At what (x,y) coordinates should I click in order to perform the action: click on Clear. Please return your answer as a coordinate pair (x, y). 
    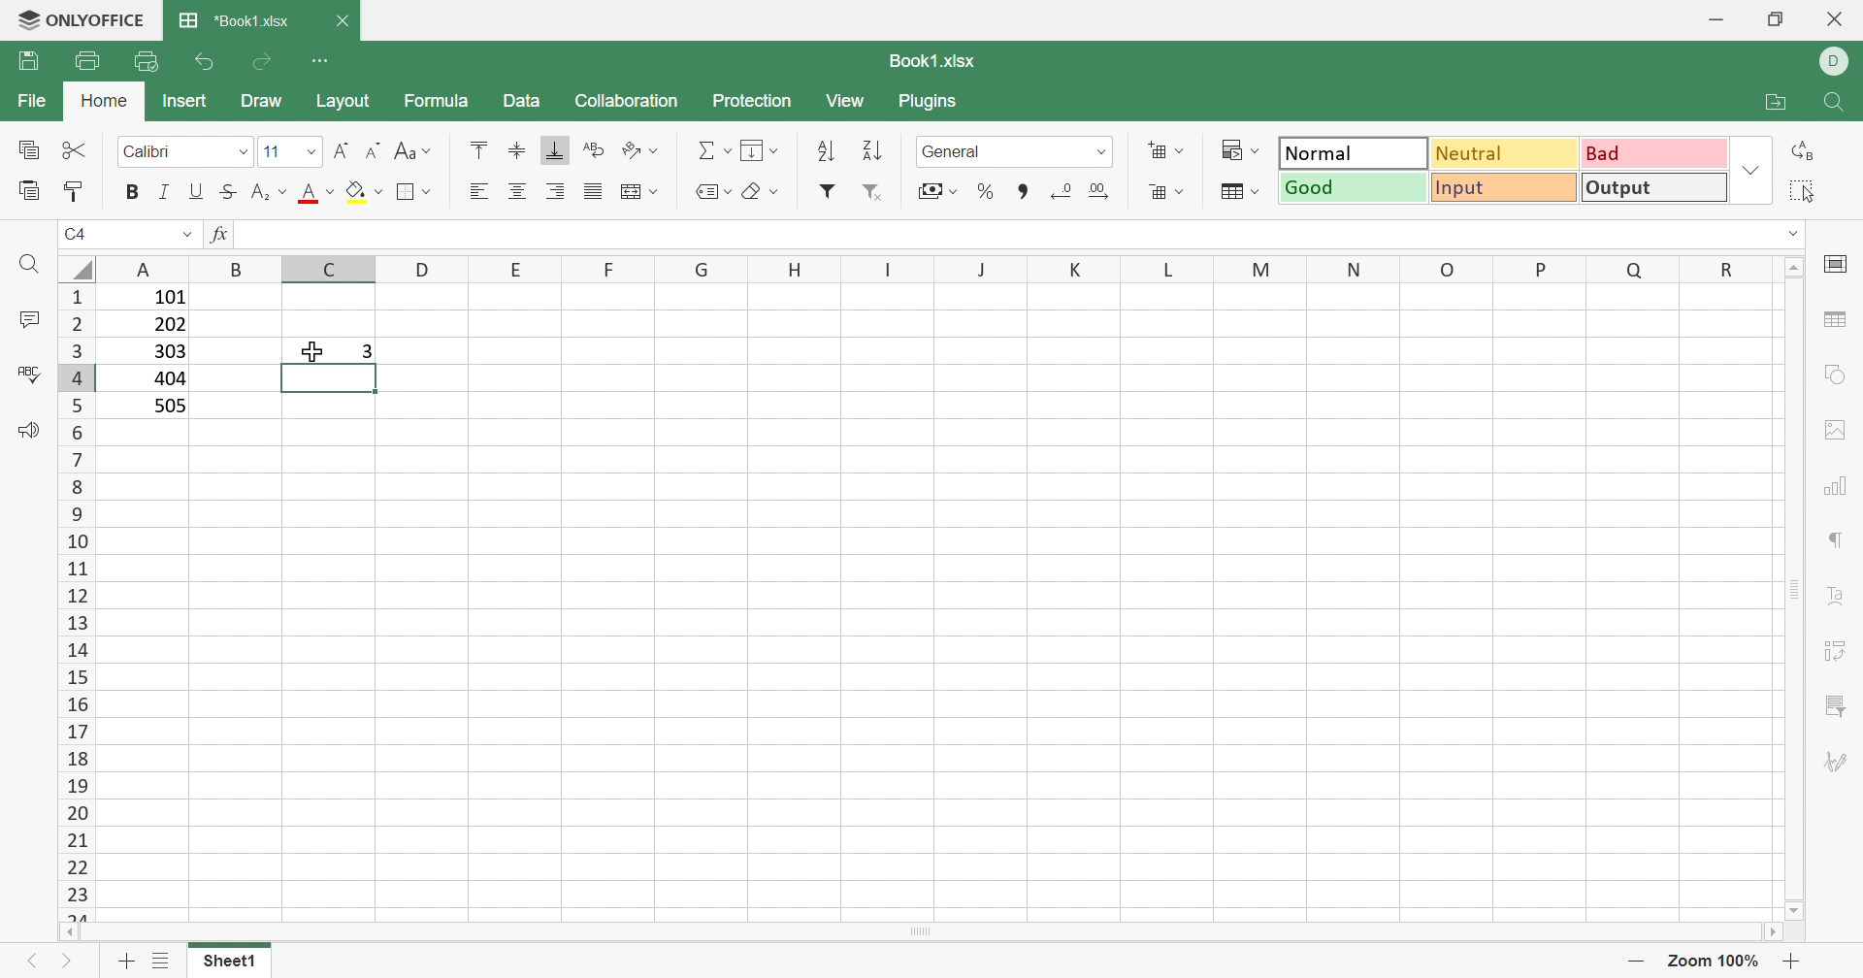
    Looking at the image, I should click on (759, 188).